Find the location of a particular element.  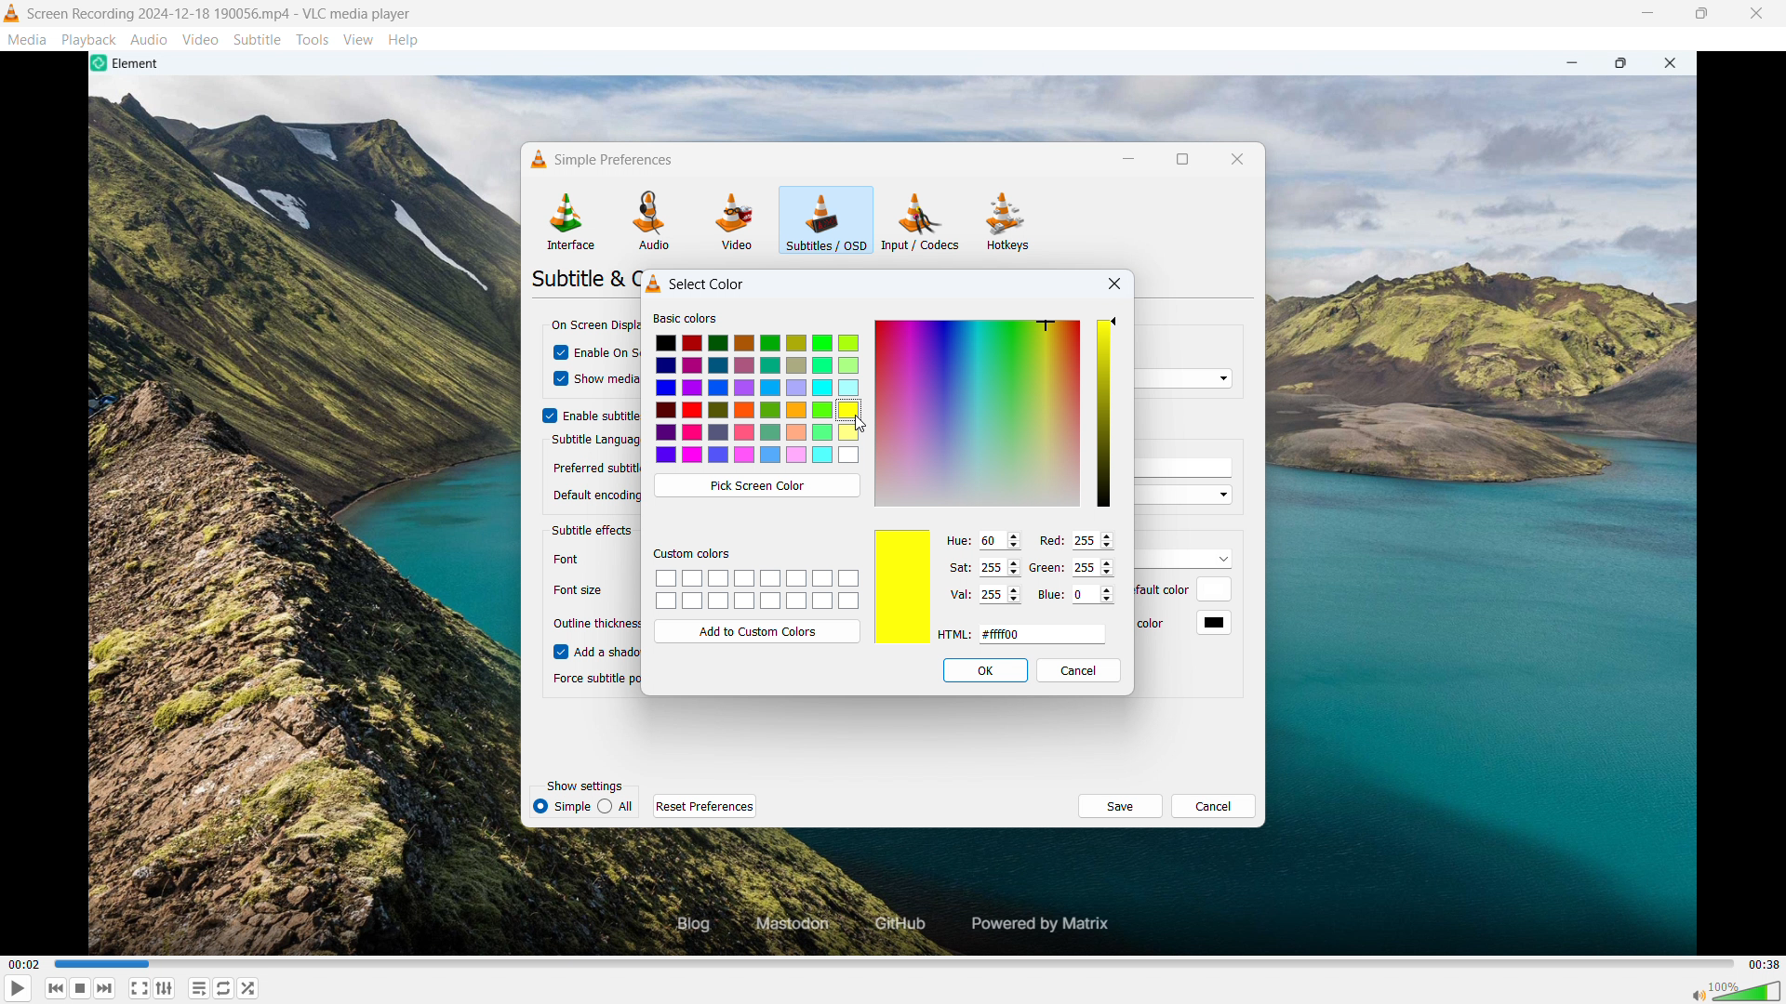

Sat is located at coordinates (957, 565).